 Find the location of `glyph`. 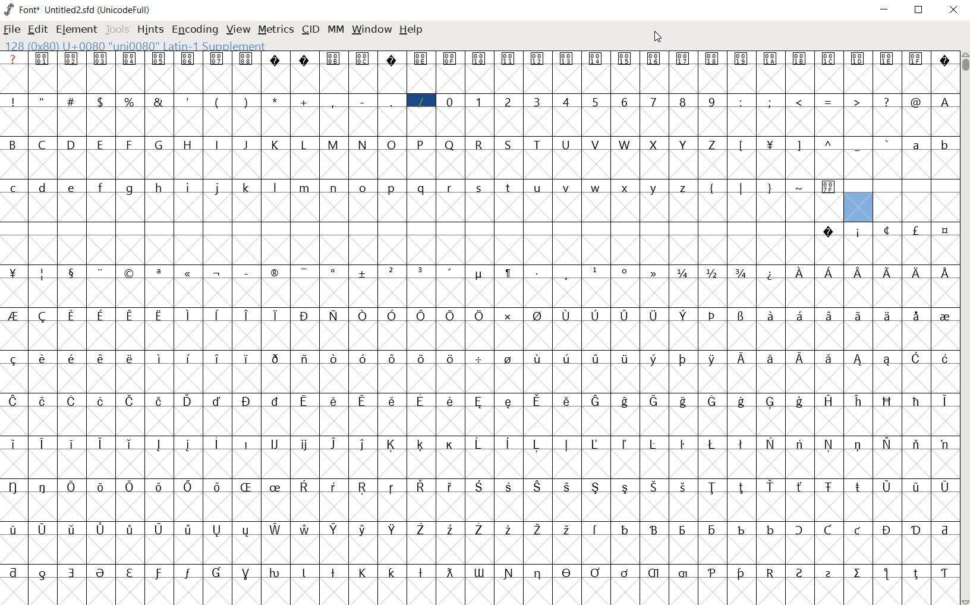

glyph is located at coordinates (245, 102).